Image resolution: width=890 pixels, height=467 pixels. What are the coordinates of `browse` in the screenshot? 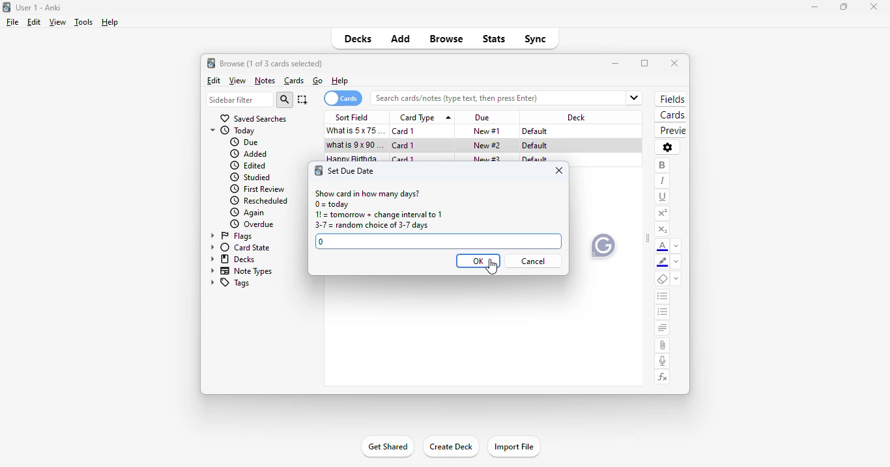 It's located at (446, 38).